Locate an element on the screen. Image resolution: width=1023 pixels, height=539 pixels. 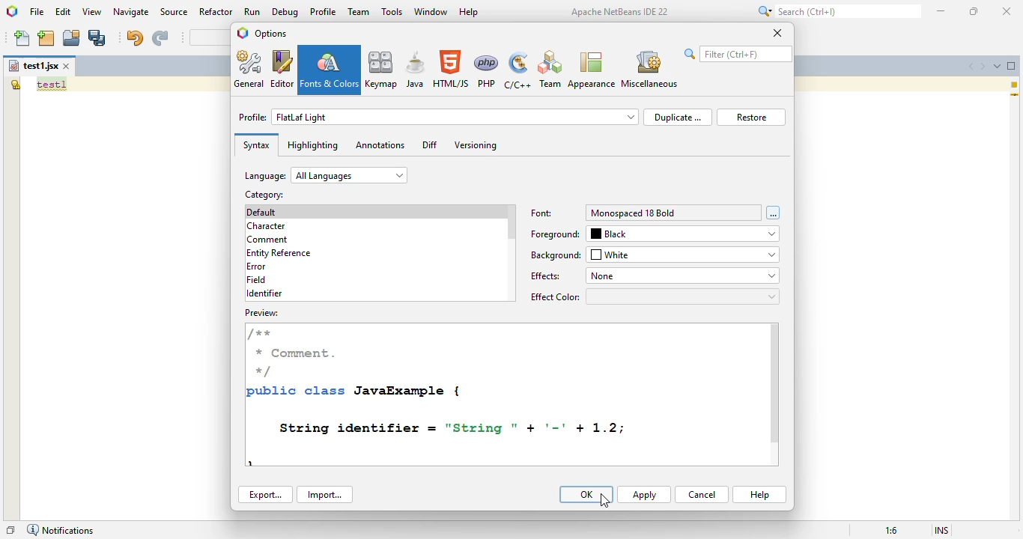
close is located at coordinates (1006, 10).